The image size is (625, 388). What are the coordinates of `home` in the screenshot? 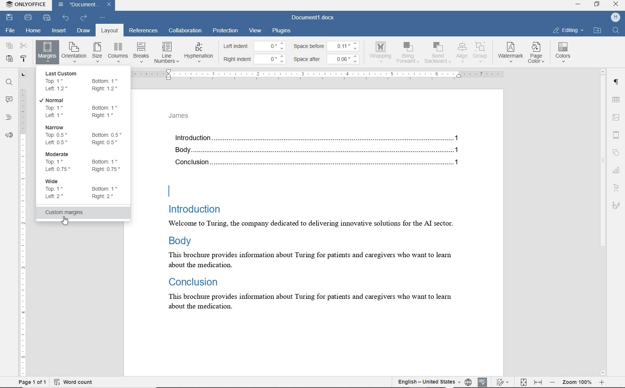 It's located at (32, 31).